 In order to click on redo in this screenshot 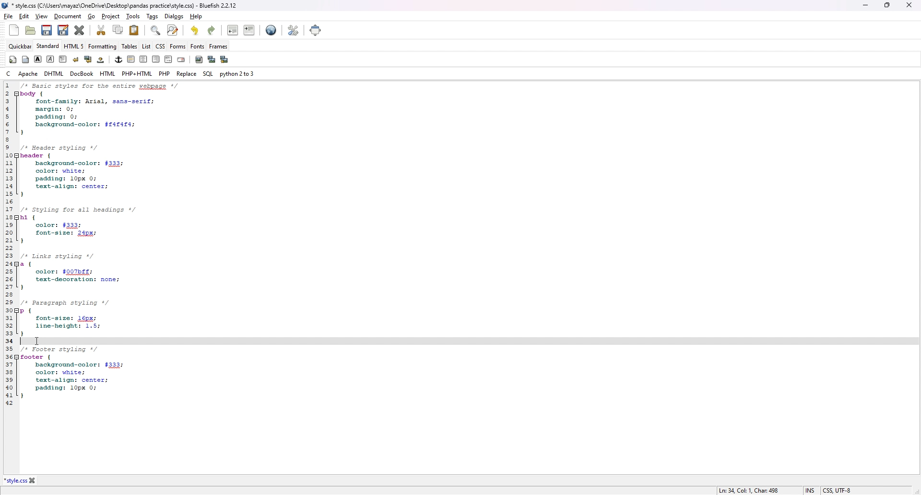, I will do `click(212, 30)`.